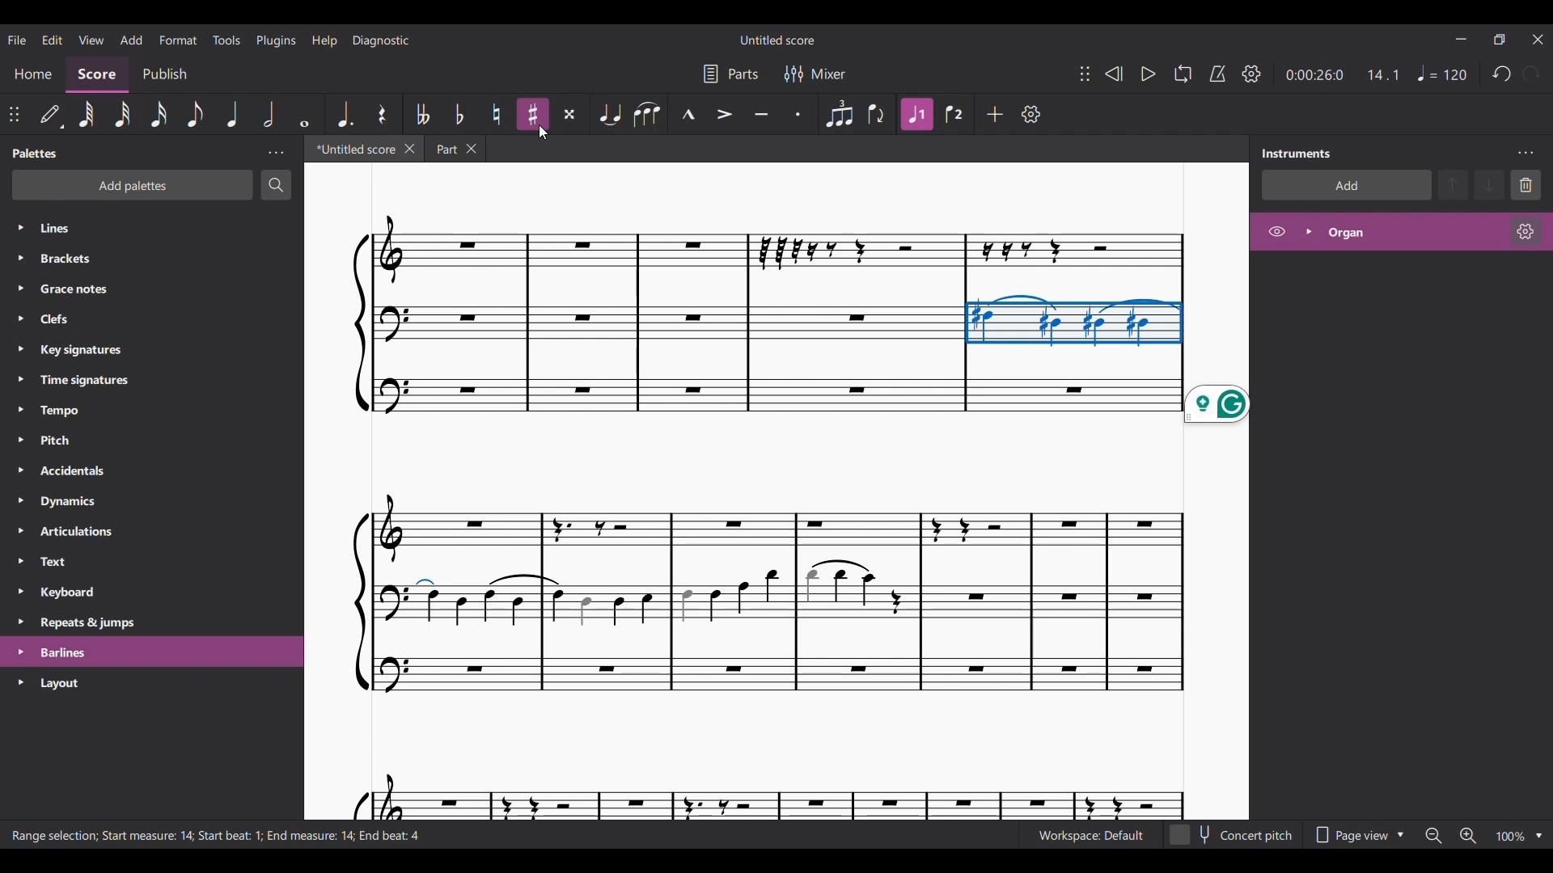 This screenshot has width=1553, height=873. What do you see at coordinates (132, 185) in the screenshot?
I see `Add palette` at bounding box center [132, 185].